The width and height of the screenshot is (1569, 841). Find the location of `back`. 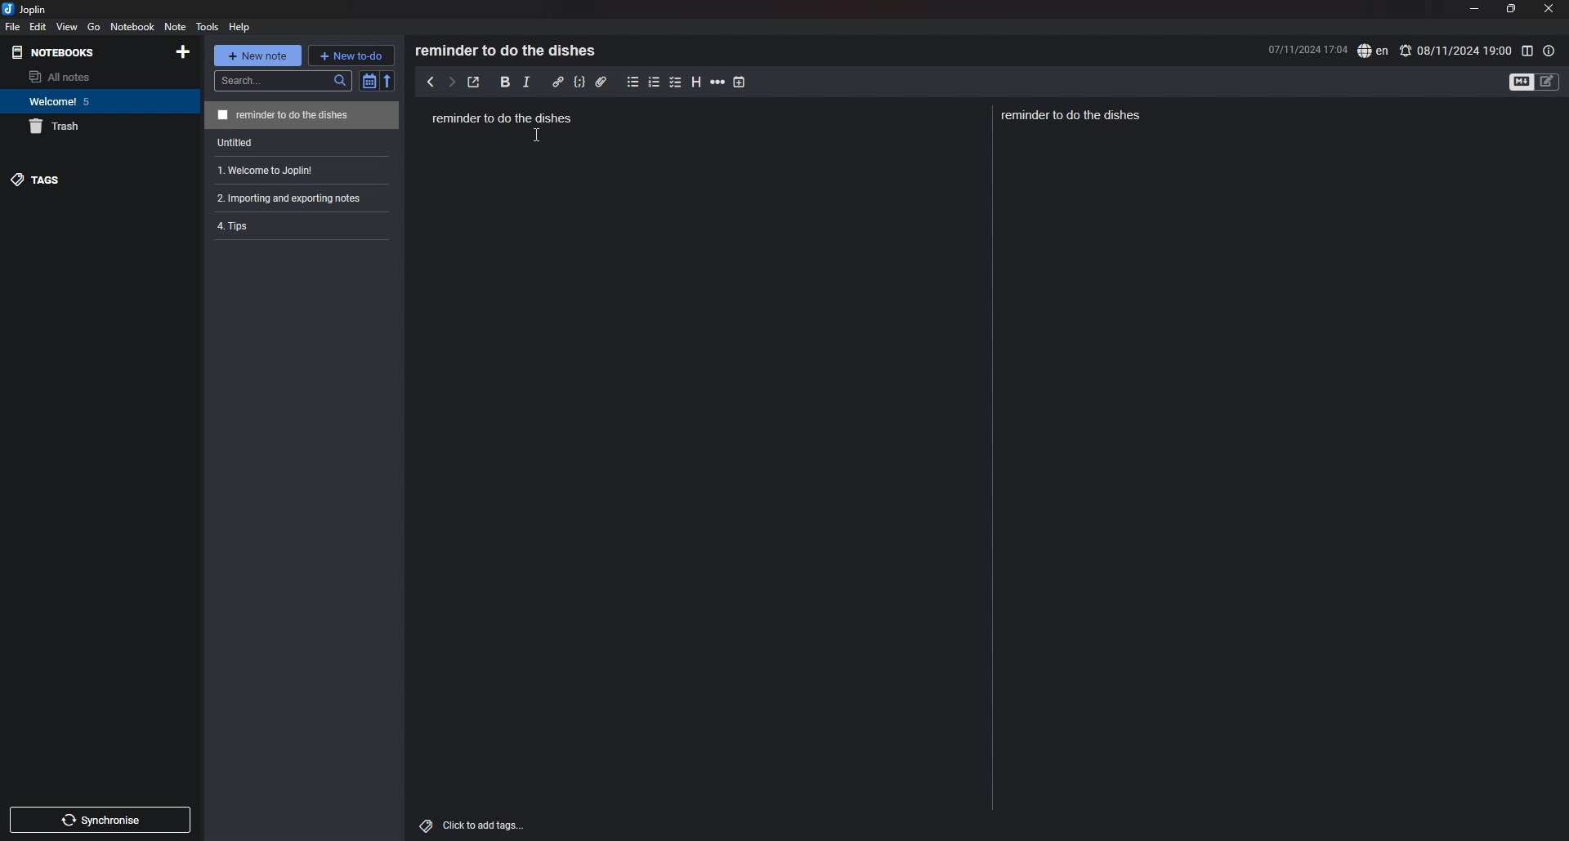

back is located at coordinates (431, 82).